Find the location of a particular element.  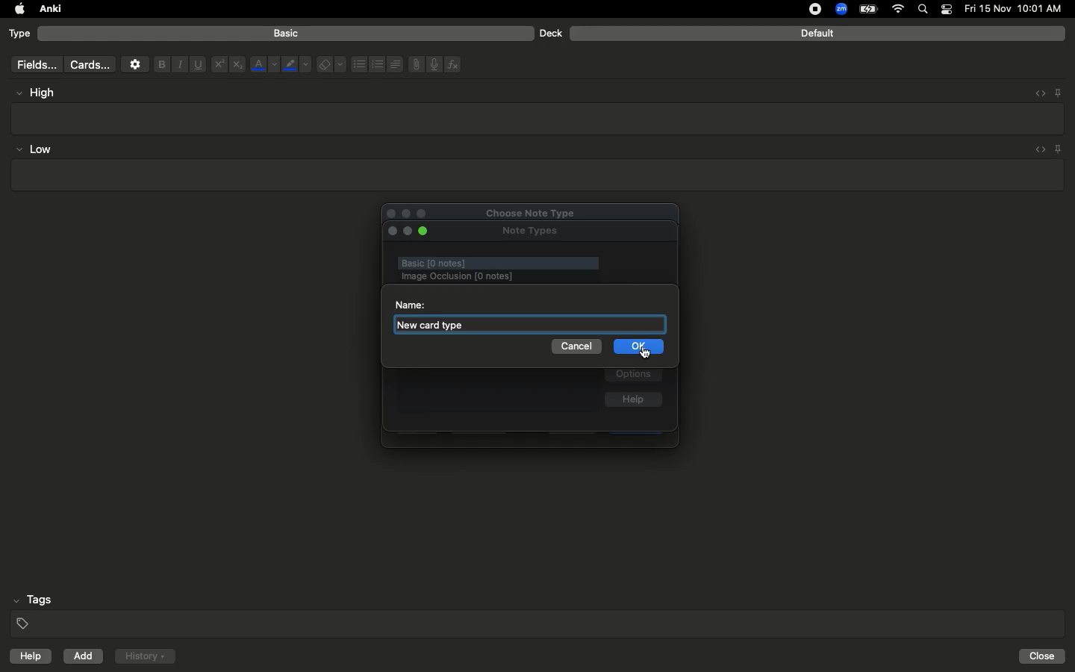

Close is located at coordinates (1044, 656).